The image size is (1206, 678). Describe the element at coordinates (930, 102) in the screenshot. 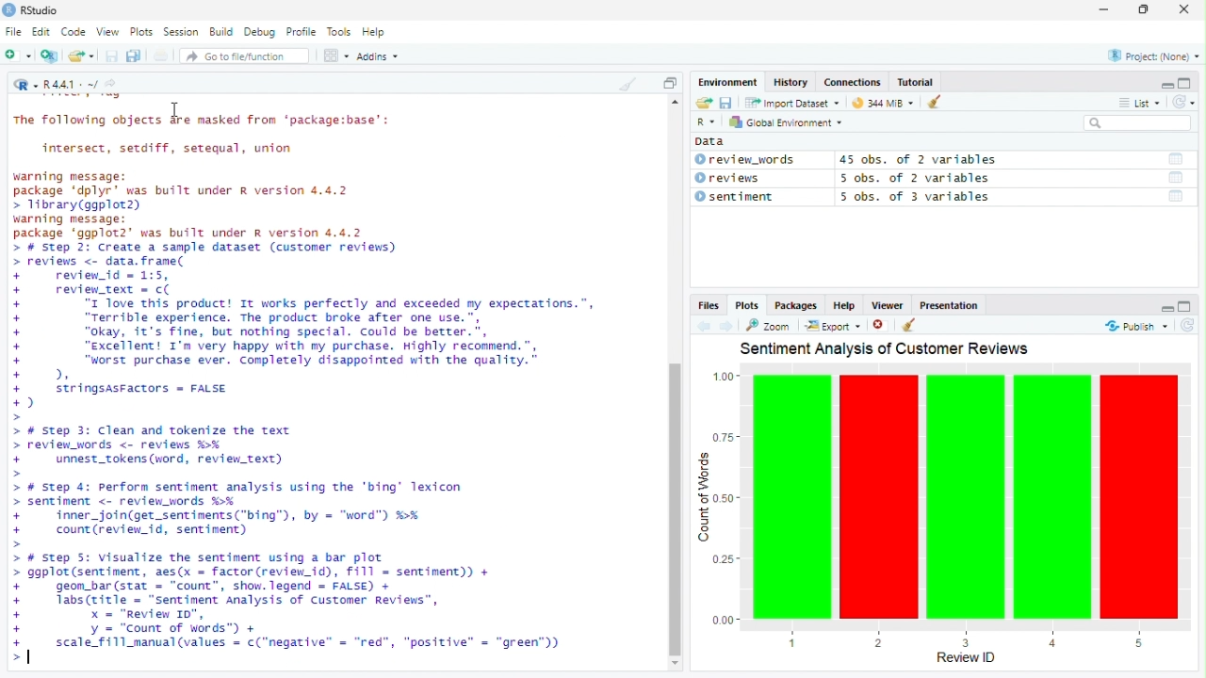

I see `Clean` at that location.